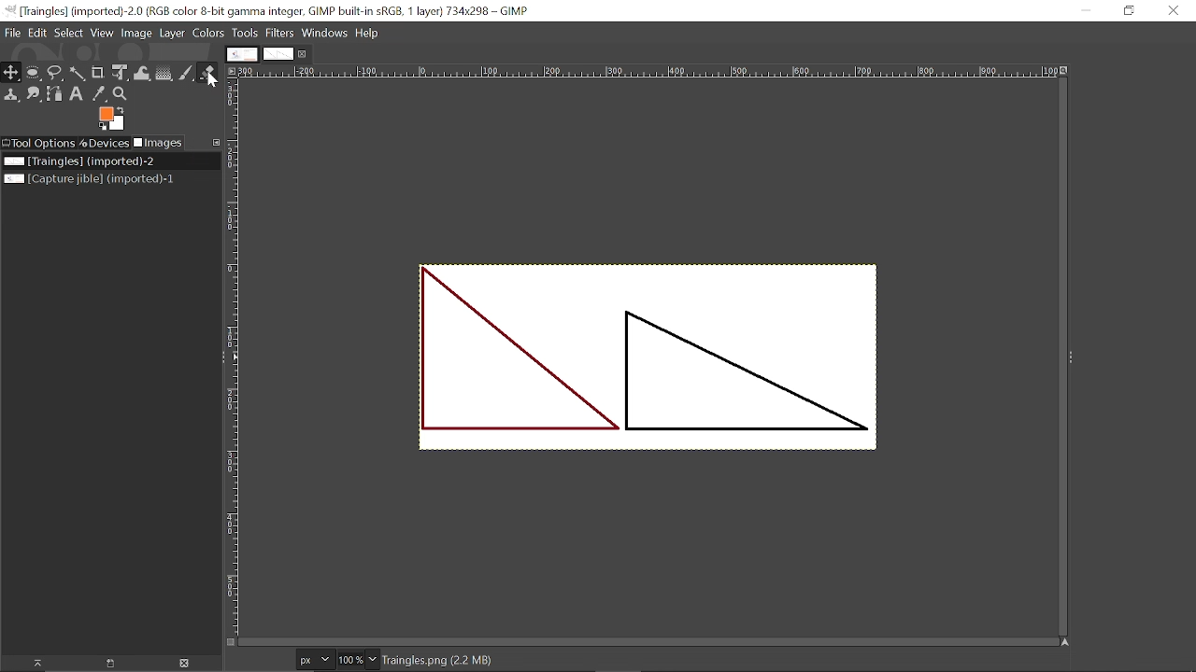 The width and height of the screenshot is (1196, 672). Describe the element at coordinates (158, 143) in the screenshot. I see `Images` at that location.